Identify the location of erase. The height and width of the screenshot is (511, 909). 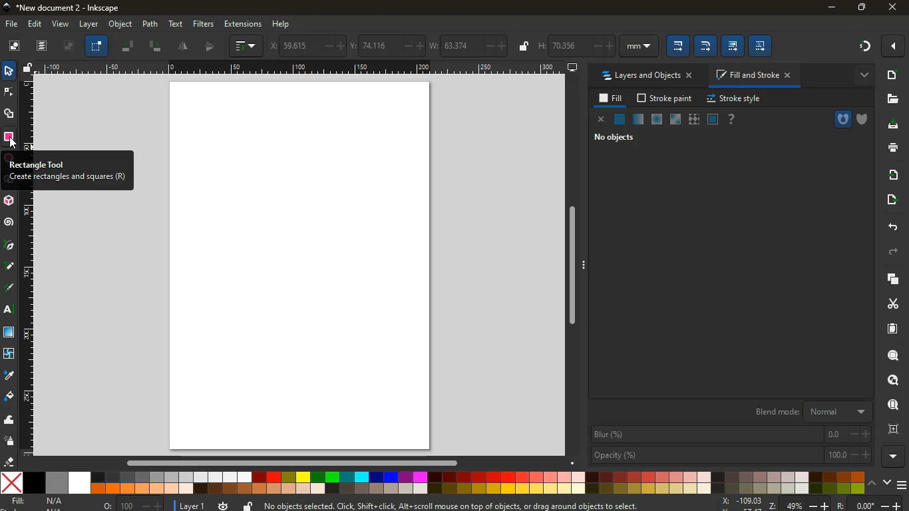
(9, 461).